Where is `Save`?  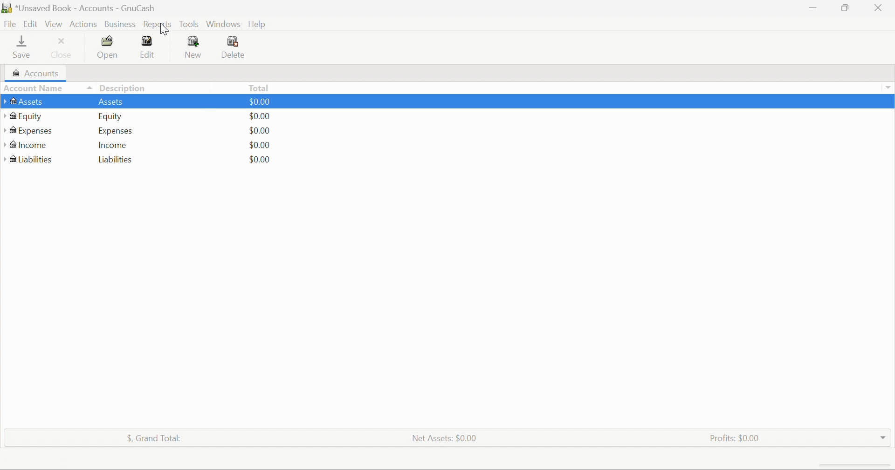 Save is located at coordinates (23, 48).